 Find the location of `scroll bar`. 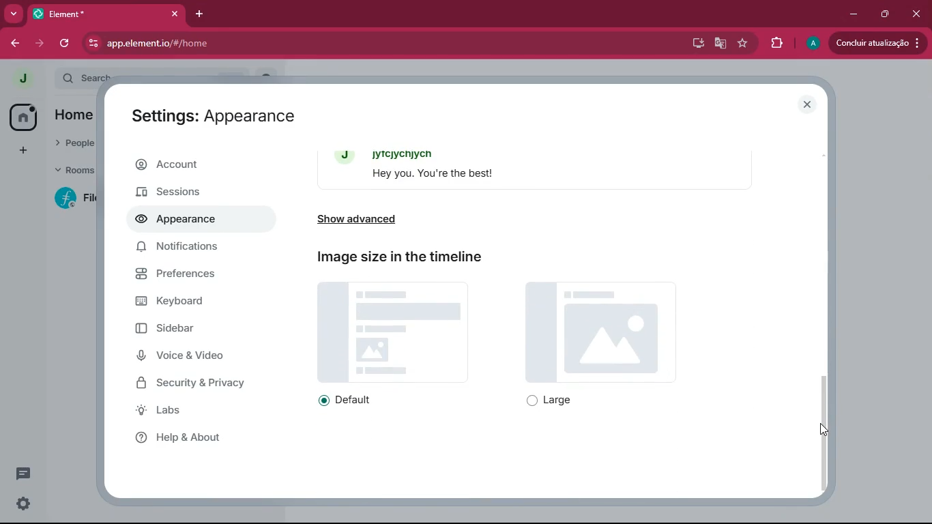

scroll bar is located at coordinates (825, 425).